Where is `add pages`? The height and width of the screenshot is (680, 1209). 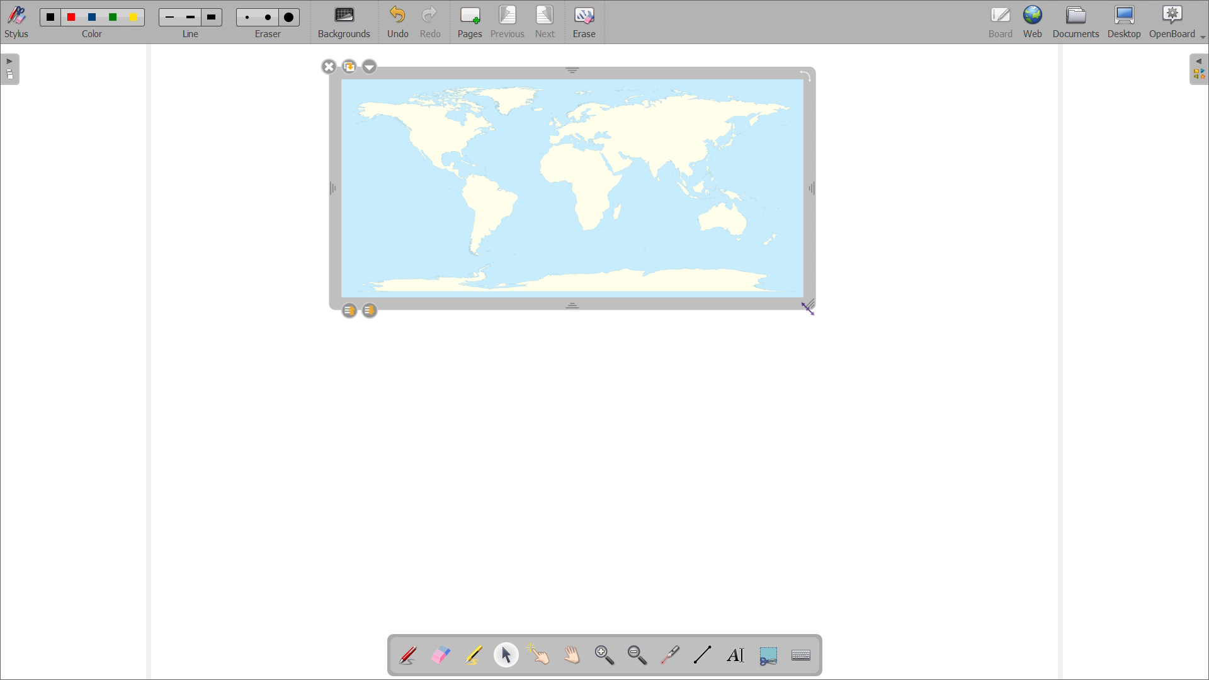
add pages is located at coordinates (468, 22).